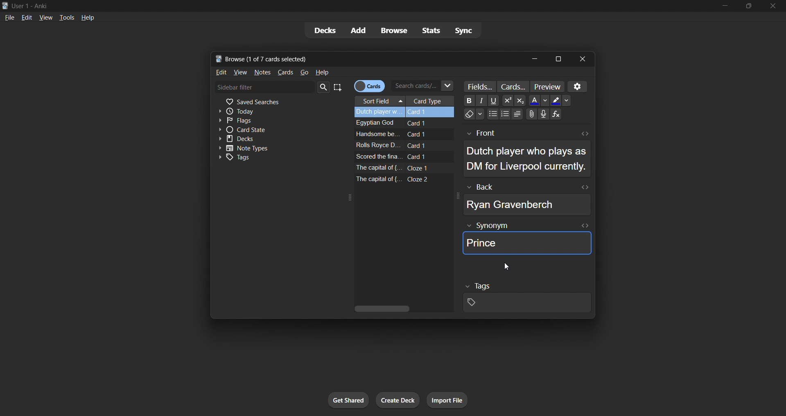 The image size is (786, 416). Describe the element at coordinates (401, 308) in the screenshot. I see `vertical scroll bar` at that location.